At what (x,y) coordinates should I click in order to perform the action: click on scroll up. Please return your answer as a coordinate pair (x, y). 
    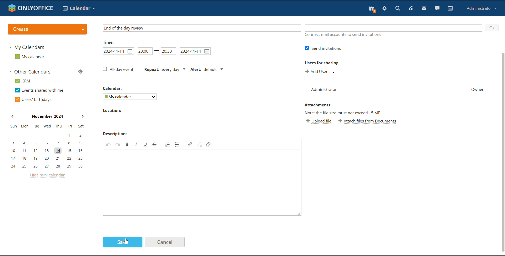
    Looking at the image, I should click on (502, 25).